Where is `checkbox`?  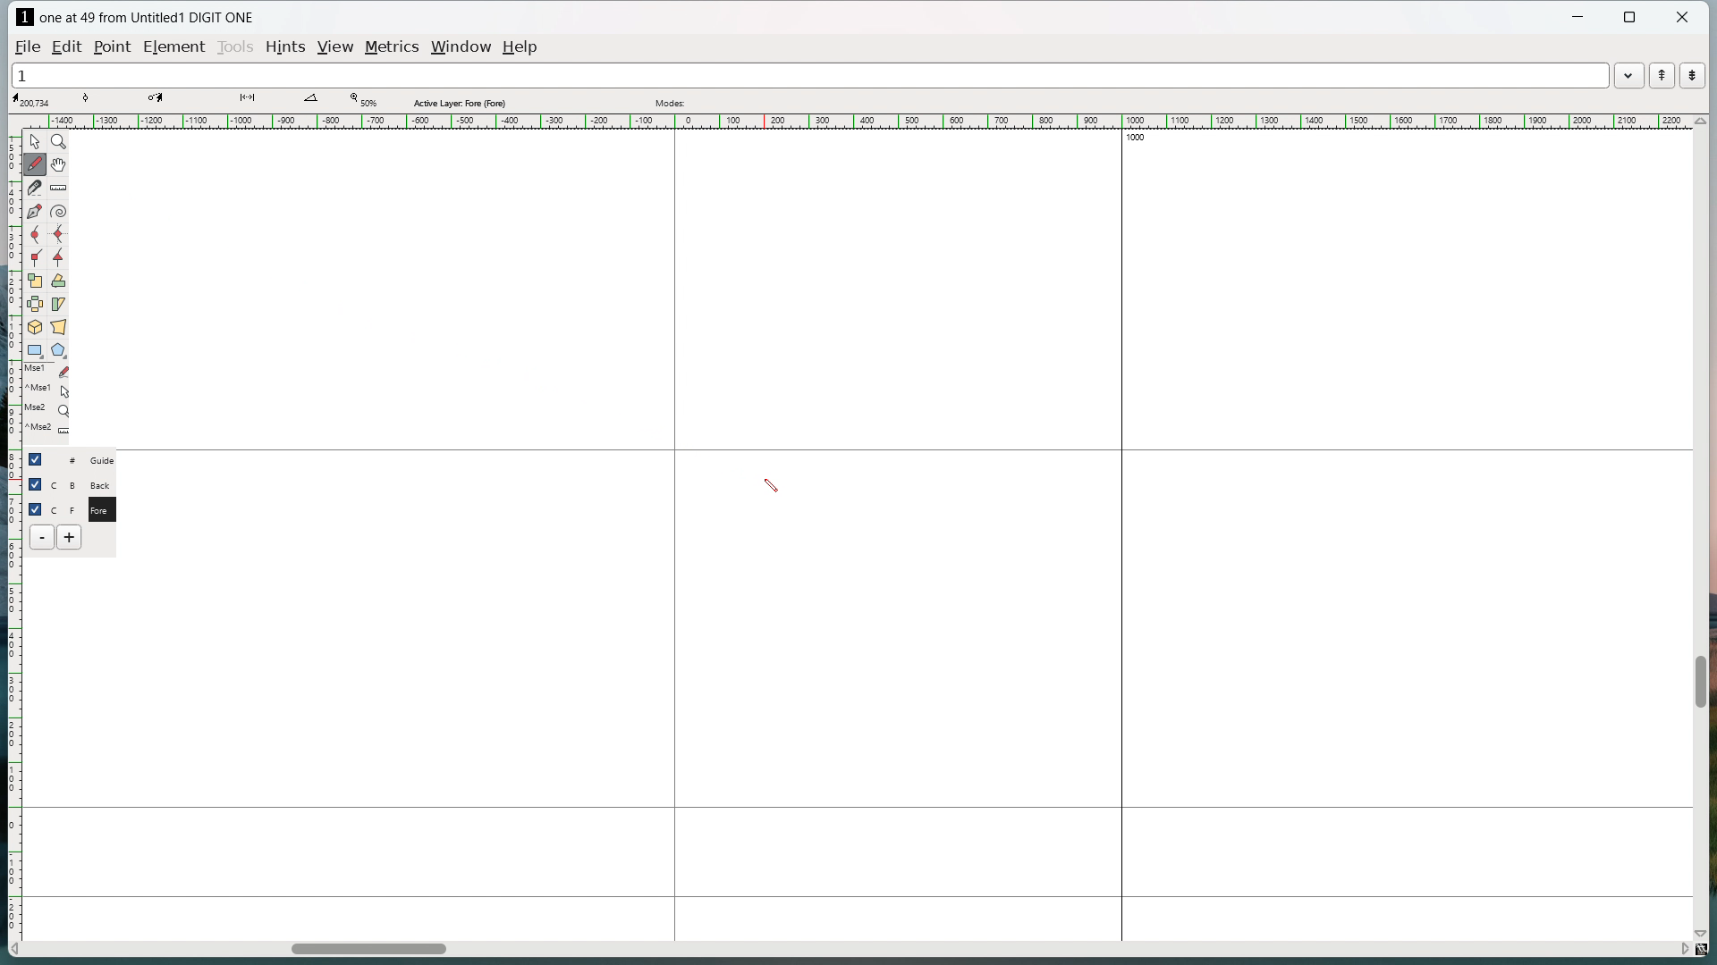 checkbox is located at coordinates (35, 484).